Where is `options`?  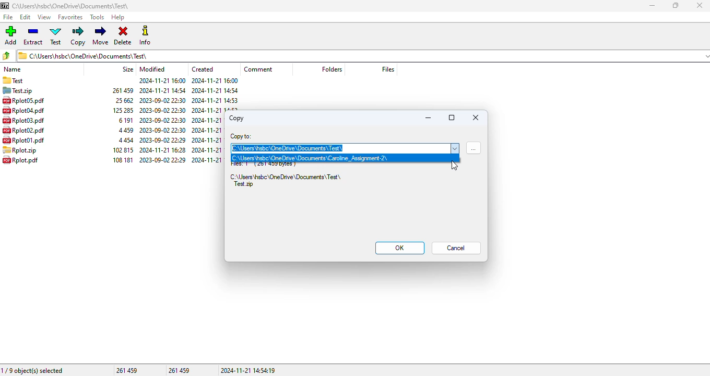
options is located at coordinates (454, 148).